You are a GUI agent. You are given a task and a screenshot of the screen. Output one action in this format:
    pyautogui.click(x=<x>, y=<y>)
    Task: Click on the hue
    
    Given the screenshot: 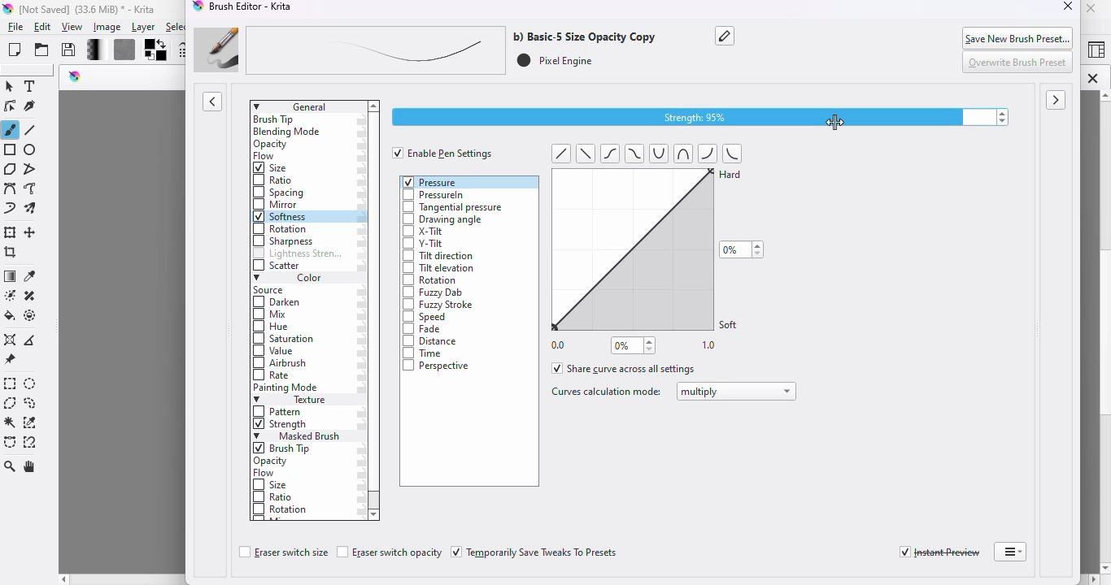 What is the action you would take?
    pyautogui.click(x=271, y=327)
    